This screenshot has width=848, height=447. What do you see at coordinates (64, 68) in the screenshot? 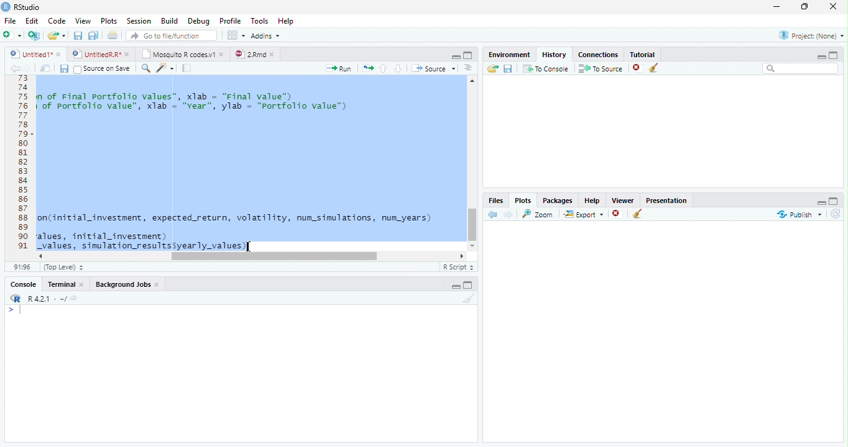
I see `Save` at bounding box center [64, 68].